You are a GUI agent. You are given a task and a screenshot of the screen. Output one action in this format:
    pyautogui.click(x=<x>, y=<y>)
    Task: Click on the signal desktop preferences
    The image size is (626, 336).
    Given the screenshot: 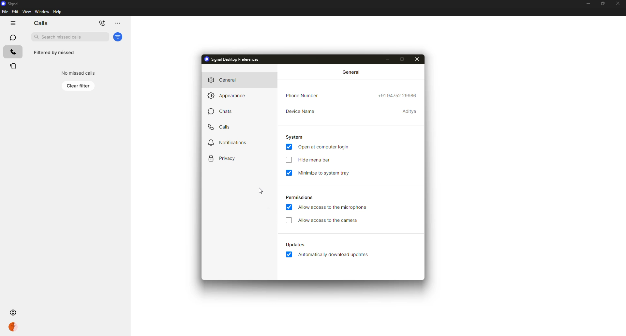 What is the action you would take?
    pyautogui.click(x=235, y=59)
    